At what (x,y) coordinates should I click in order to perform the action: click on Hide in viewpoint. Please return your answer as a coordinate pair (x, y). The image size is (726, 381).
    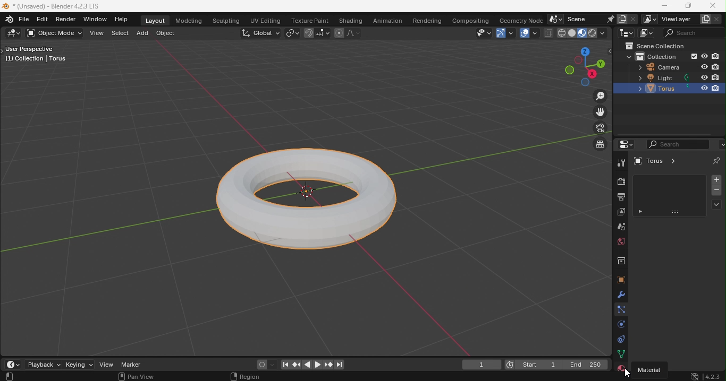
    Looking at the image, I should click on (702, 88).